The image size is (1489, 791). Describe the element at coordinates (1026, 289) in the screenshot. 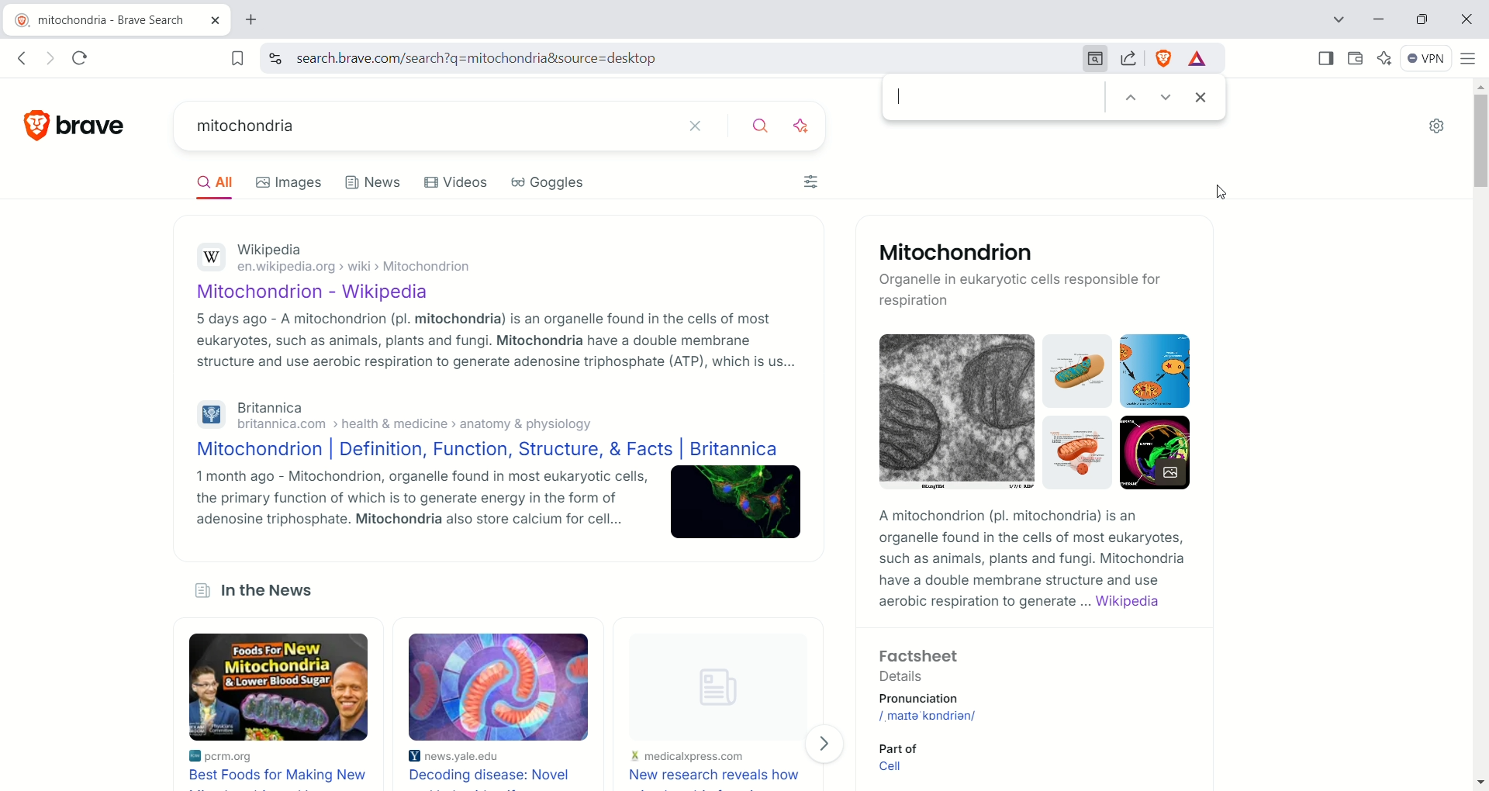

I see `Organelle in eukaryotic cells responsible for respiration` at that location.